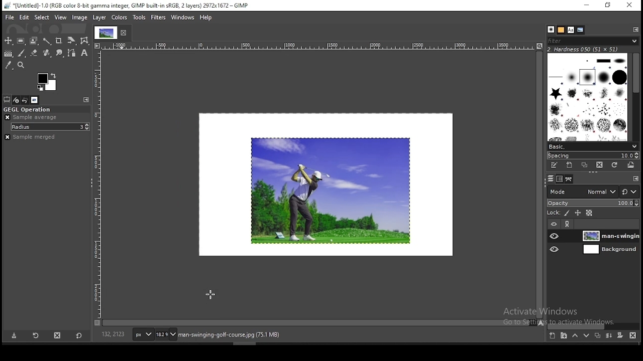 The height and width of the screenshot is (361, 643). I want to click on fonts, so click(570, 30).